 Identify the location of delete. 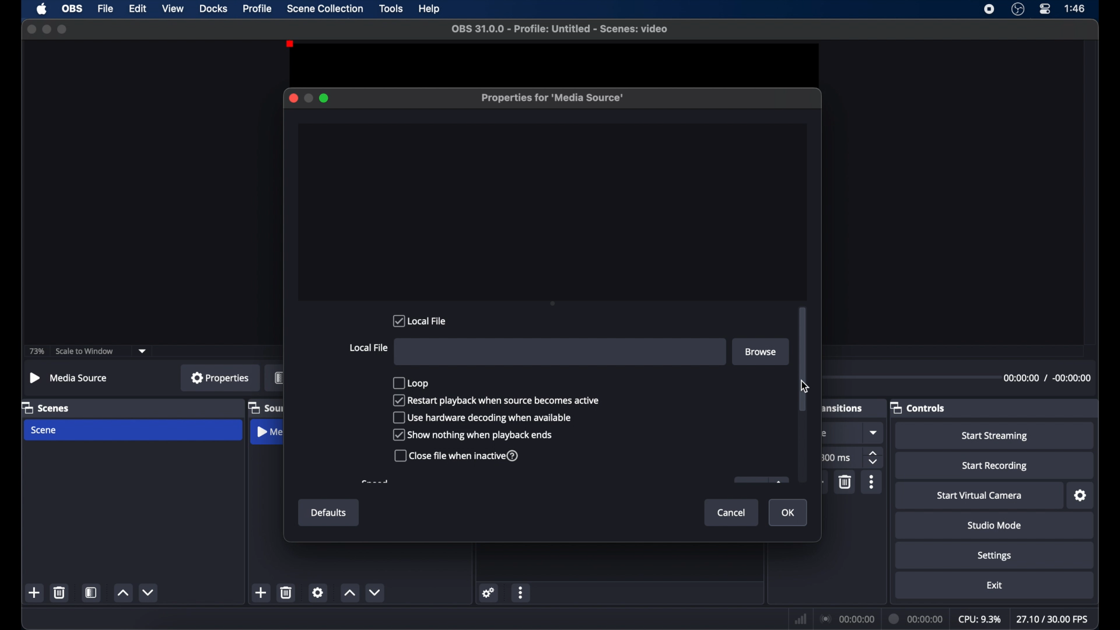
(286, 592).